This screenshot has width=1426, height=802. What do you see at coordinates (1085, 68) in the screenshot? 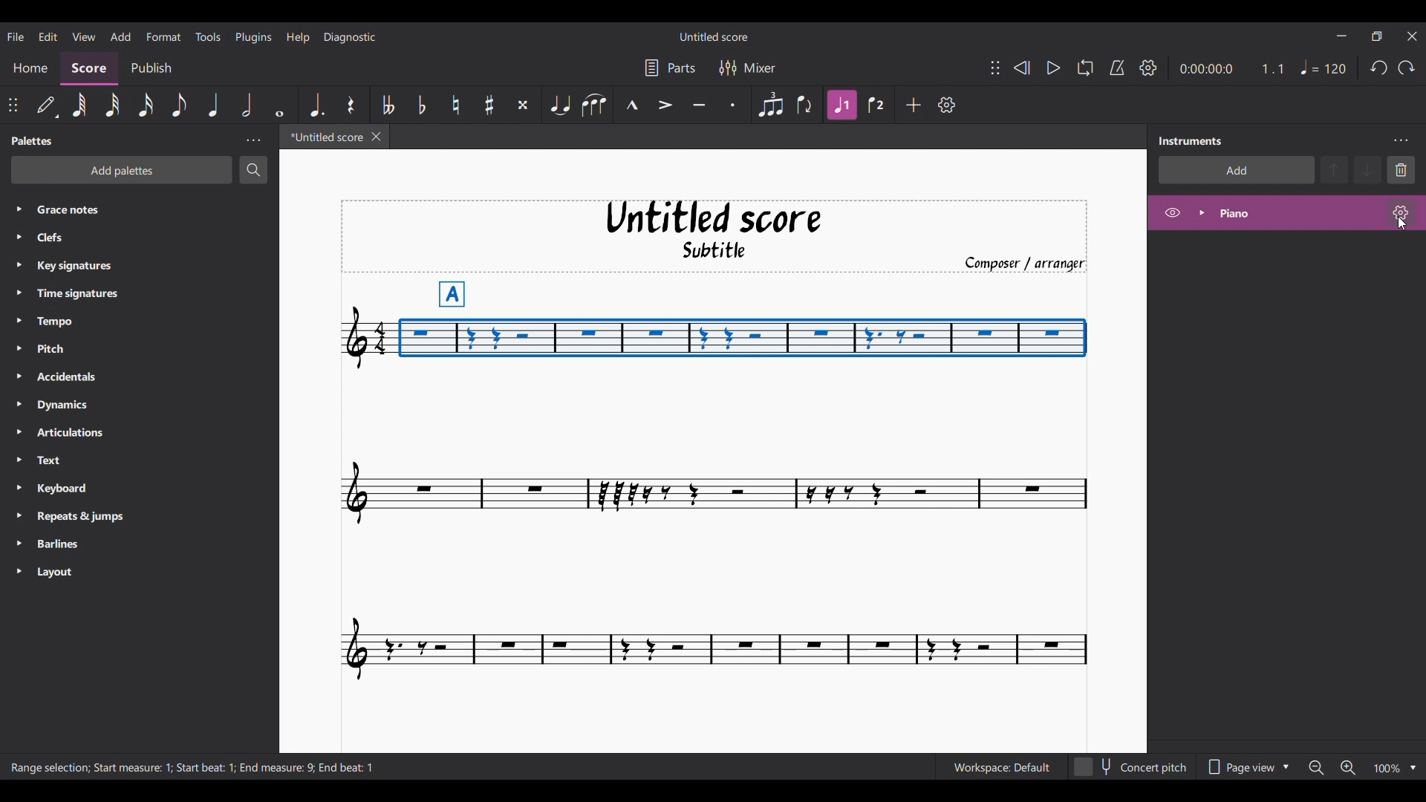
I see `Loop playback` at bounding box center [1085, 68].